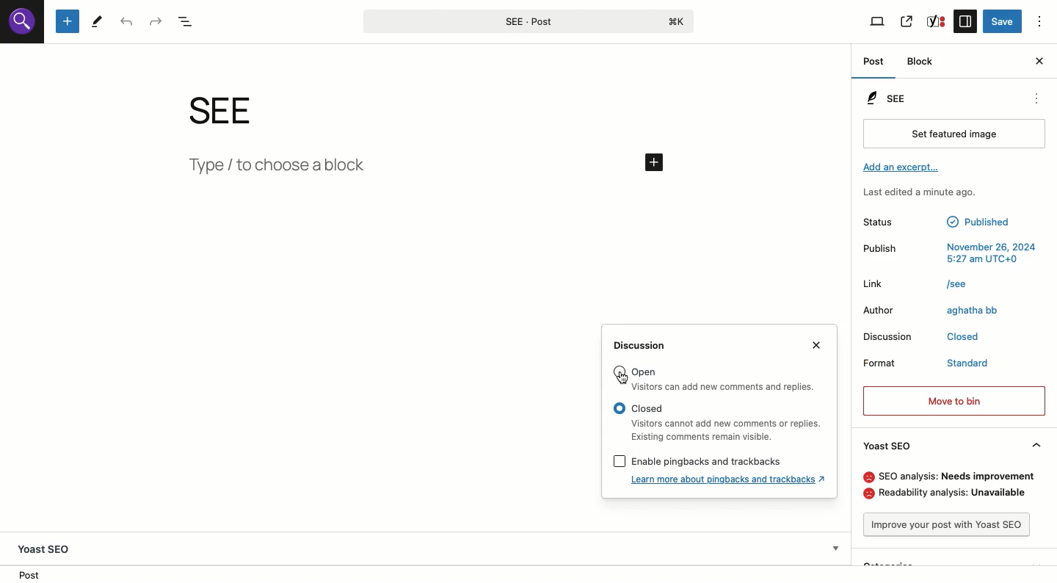 This screenshot has height=583, width=1057. Describe the element at coordinates (873, 61) in the screenshot. I see `Post` at that location.